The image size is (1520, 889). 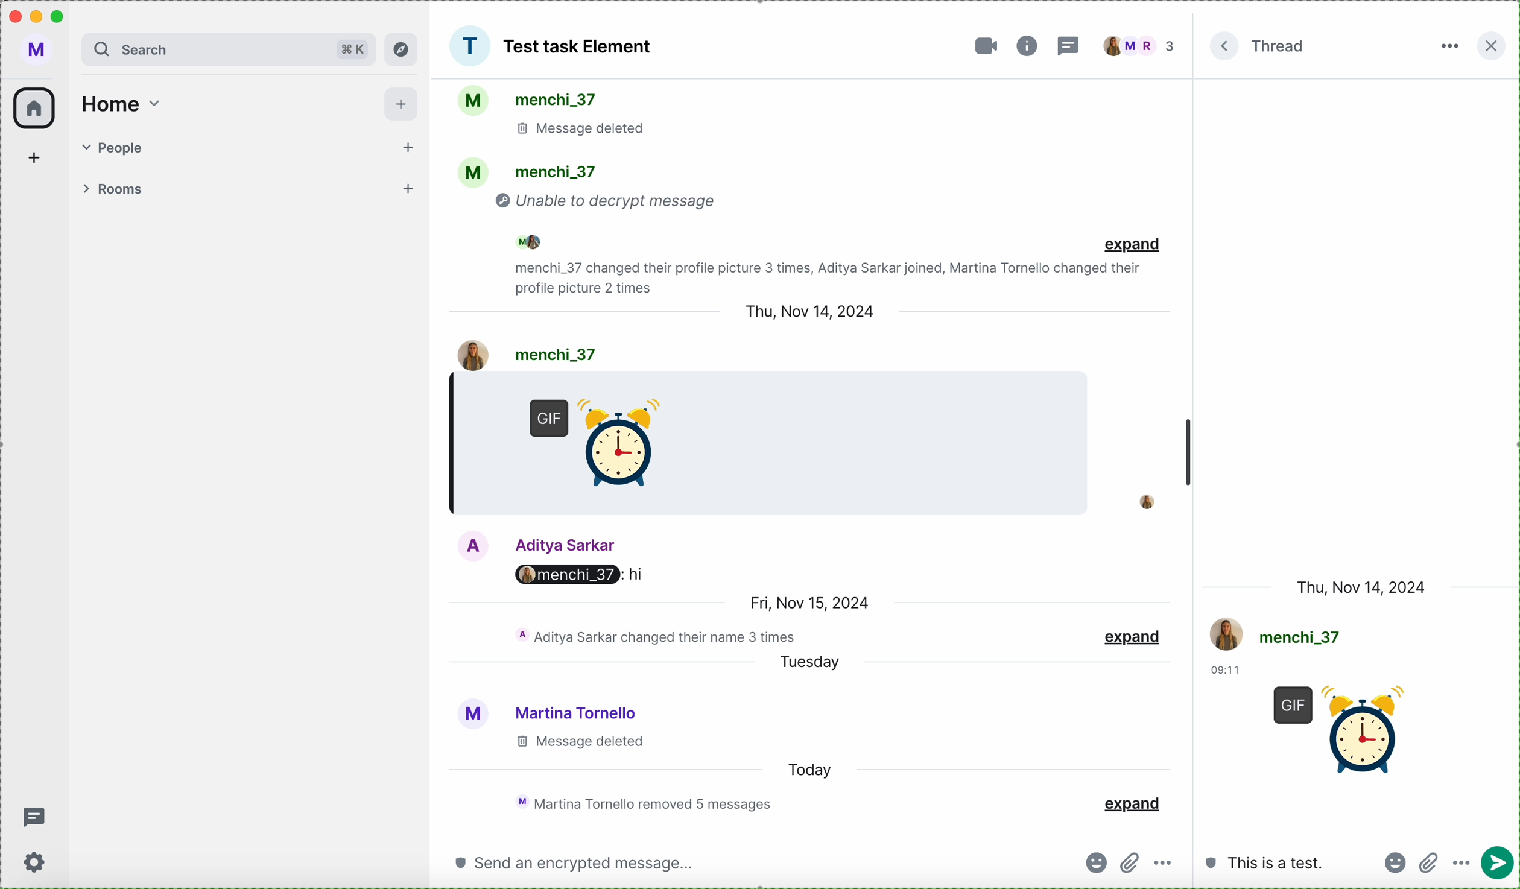 What do you see at coordinates (1167, 864) in the screenshot?
I see `more options` at bounding box center [1167, 864].